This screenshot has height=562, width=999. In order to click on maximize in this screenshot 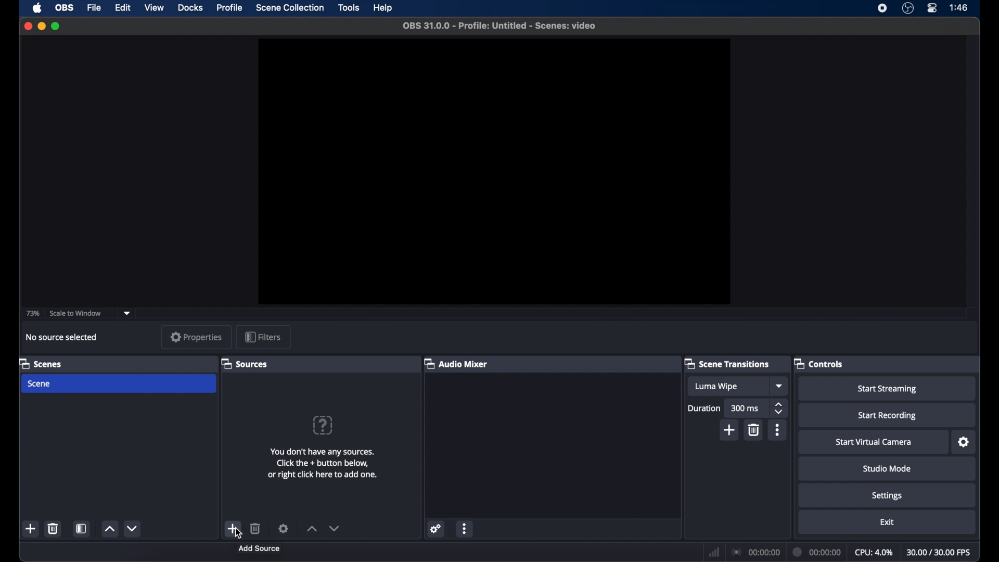, I will do `click(56, 26)`.